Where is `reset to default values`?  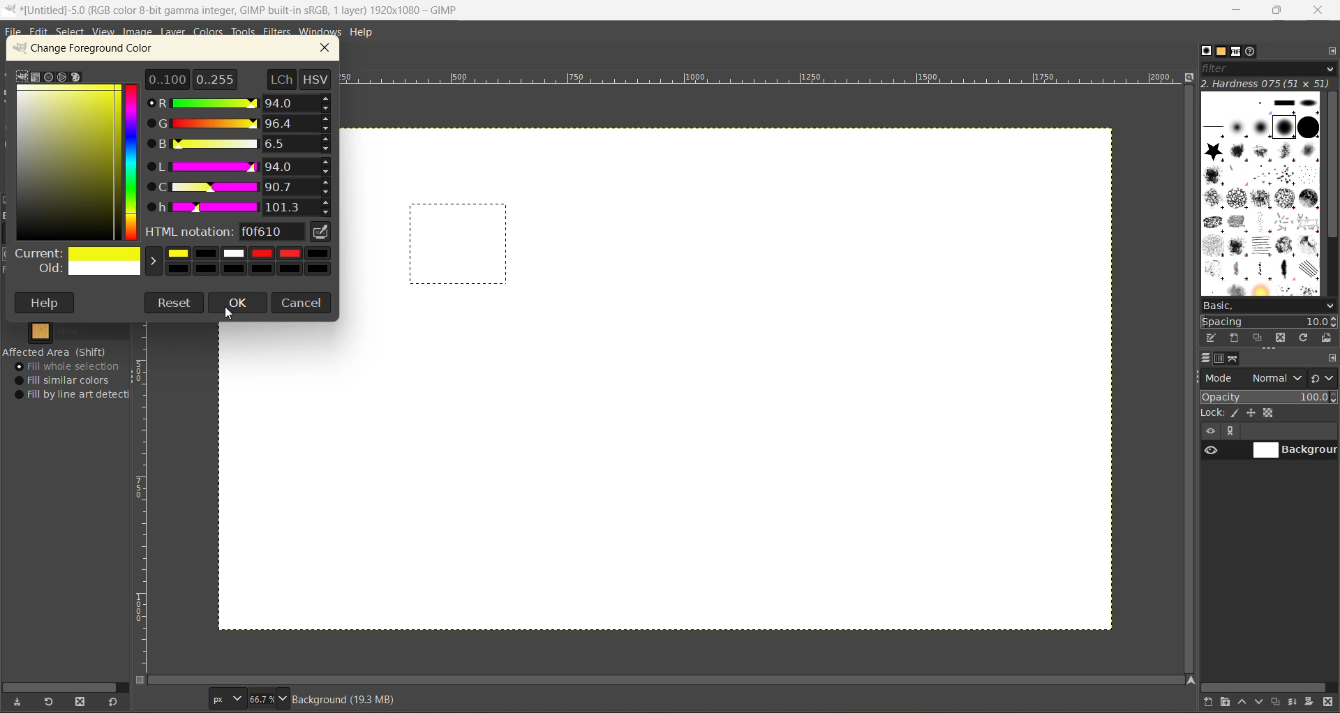
reset to default values is located at coordinates (115, 703).